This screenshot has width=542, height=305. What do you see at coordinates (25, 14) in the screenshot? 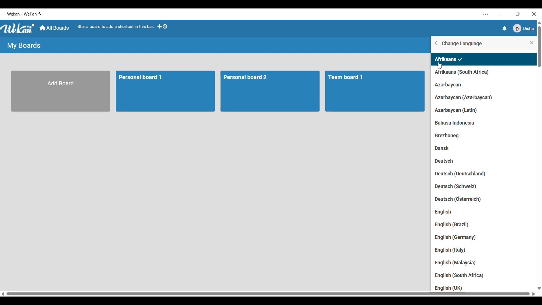
I see `Wekan - WeKan ®` at bounding box center [25, 14].